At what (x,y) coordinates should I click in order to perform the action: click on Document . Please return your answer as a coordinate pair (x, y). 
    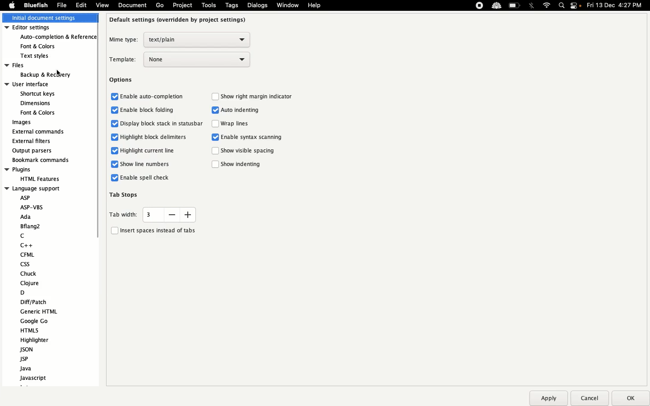
    Looking at the image, I should click on (132, 6).